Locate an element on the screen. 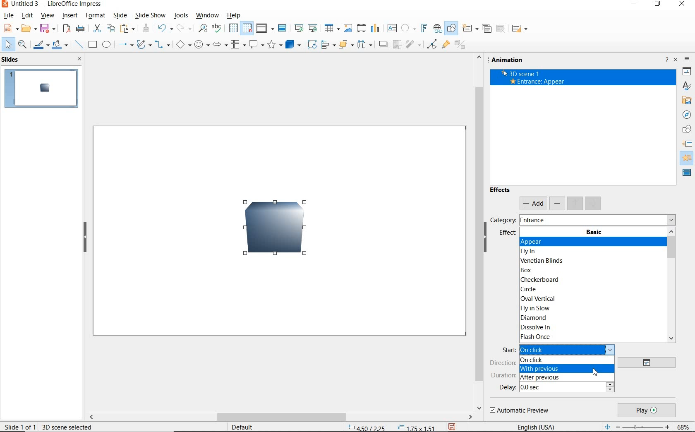  insert hyperlink is located at coordinates (436, 28).